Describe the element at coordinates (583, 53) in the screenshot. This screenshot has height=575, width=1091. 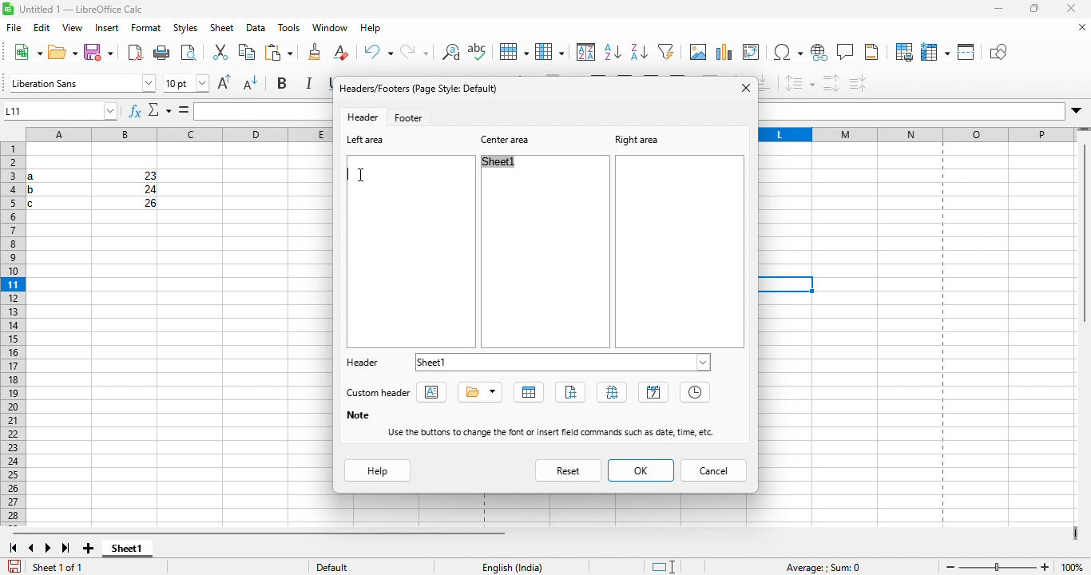
I see `sort ascending` at that location.